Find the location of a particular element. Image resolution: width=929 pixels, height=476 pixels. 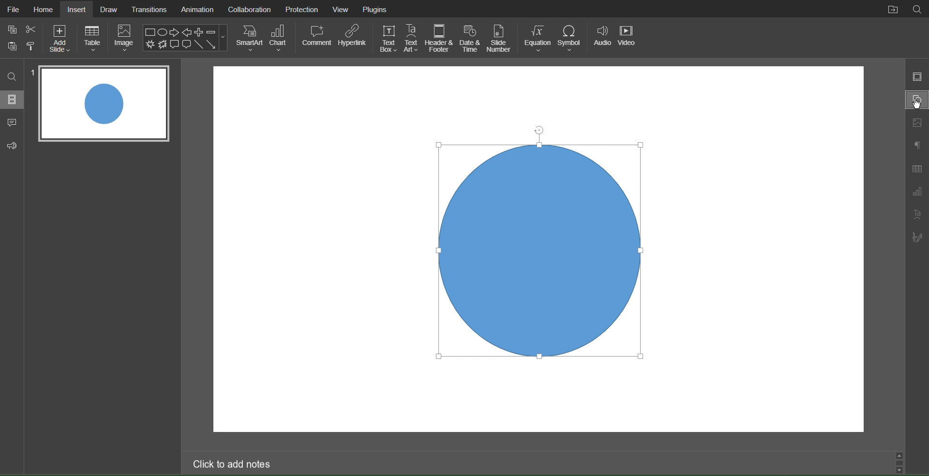

Hyperlink is located at coordinates (353, 38).